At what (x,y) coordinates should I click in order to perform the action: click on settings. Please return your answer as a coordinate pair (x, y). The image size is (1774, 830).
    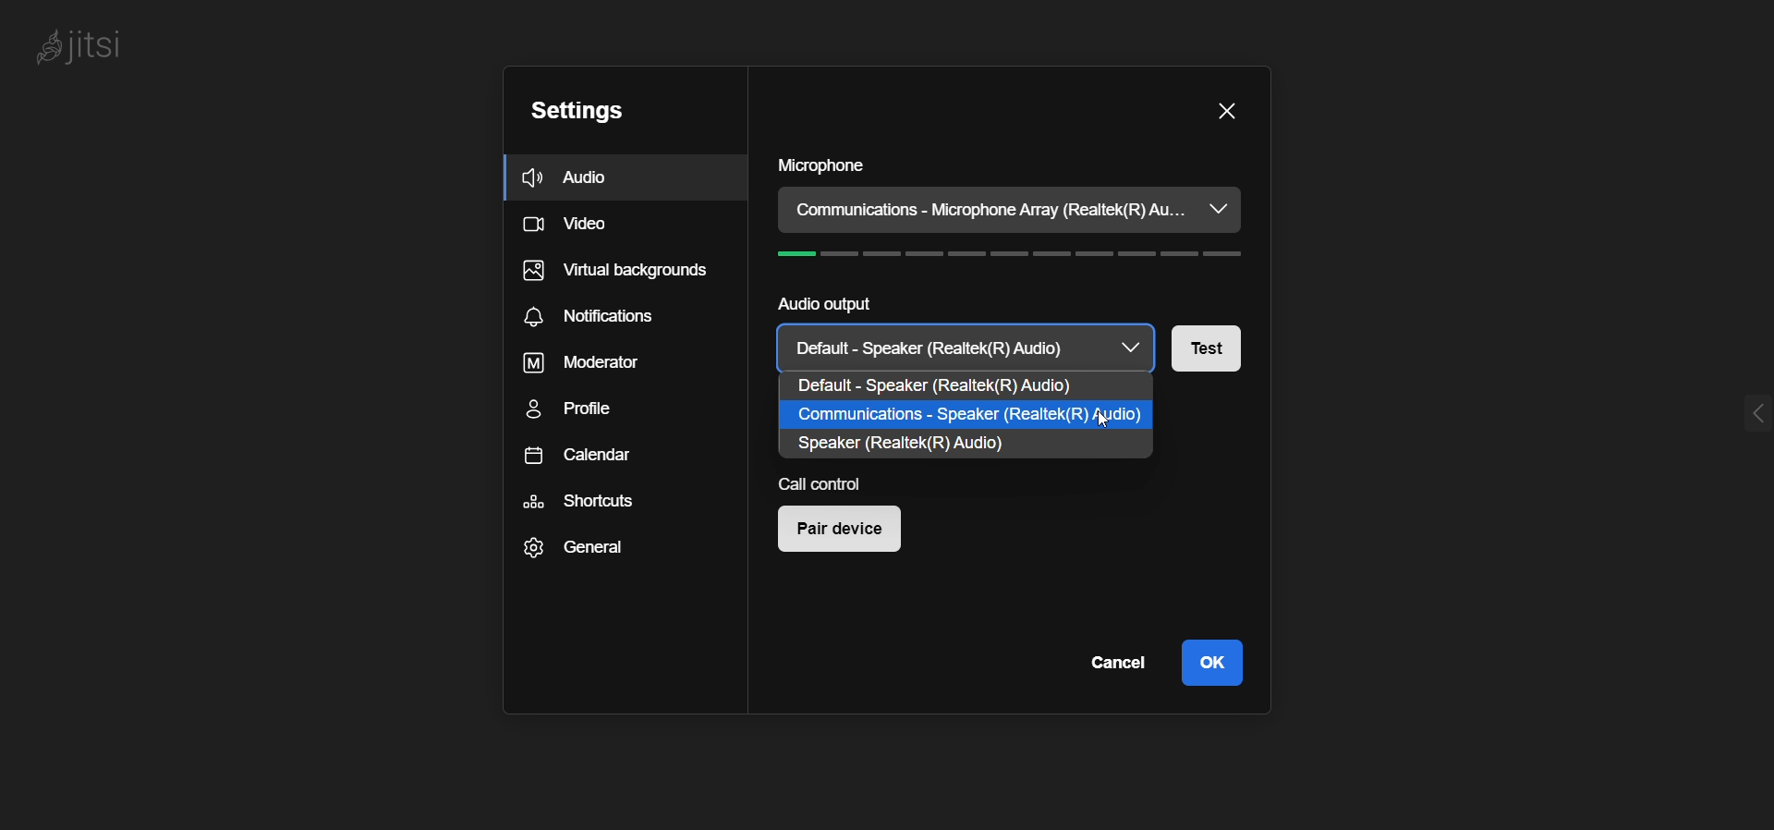
    Looking at the image, I should click on (575, 114).